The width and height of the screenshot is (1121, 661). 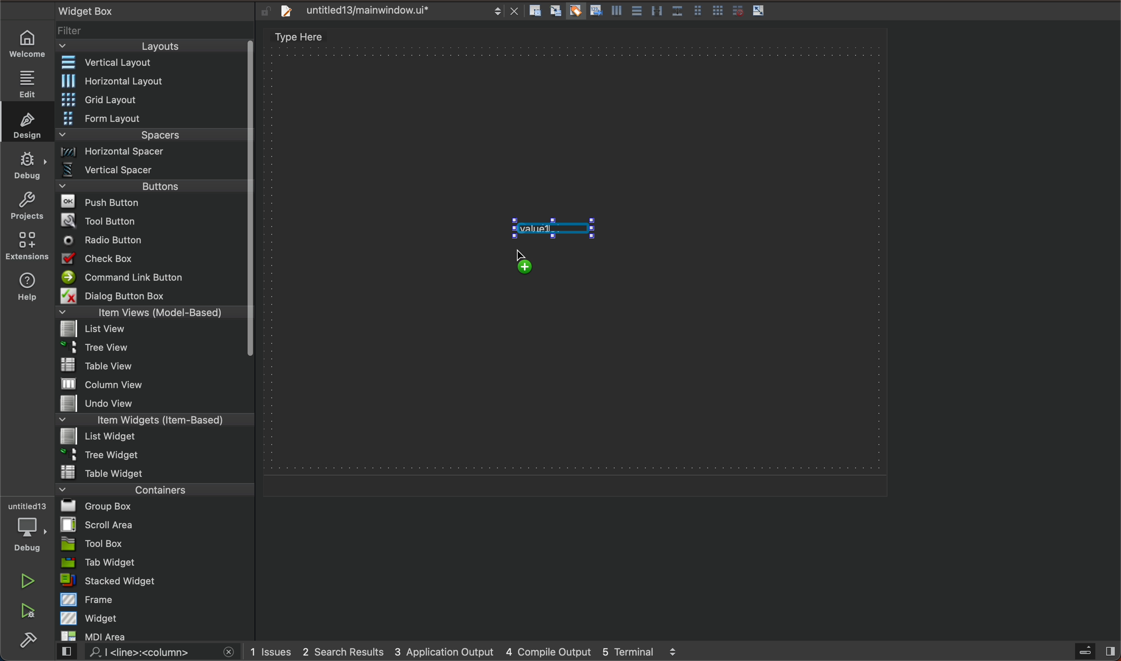 What do you see at coordinates (150, 332) in the screenshot?
I see `list view` at bounding box center [150, 332].